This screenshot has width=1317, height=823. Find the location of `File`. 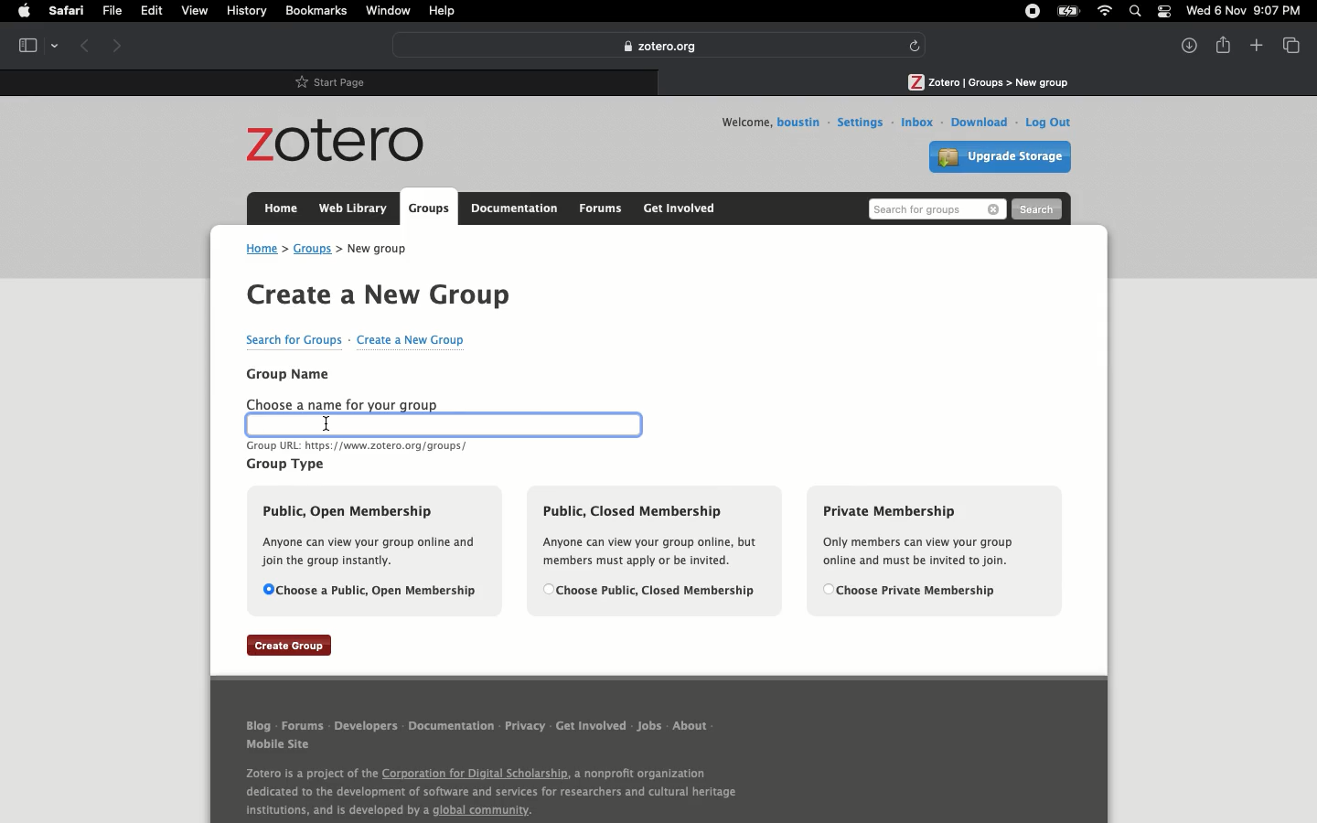

File is located at coordinates (115, 11).